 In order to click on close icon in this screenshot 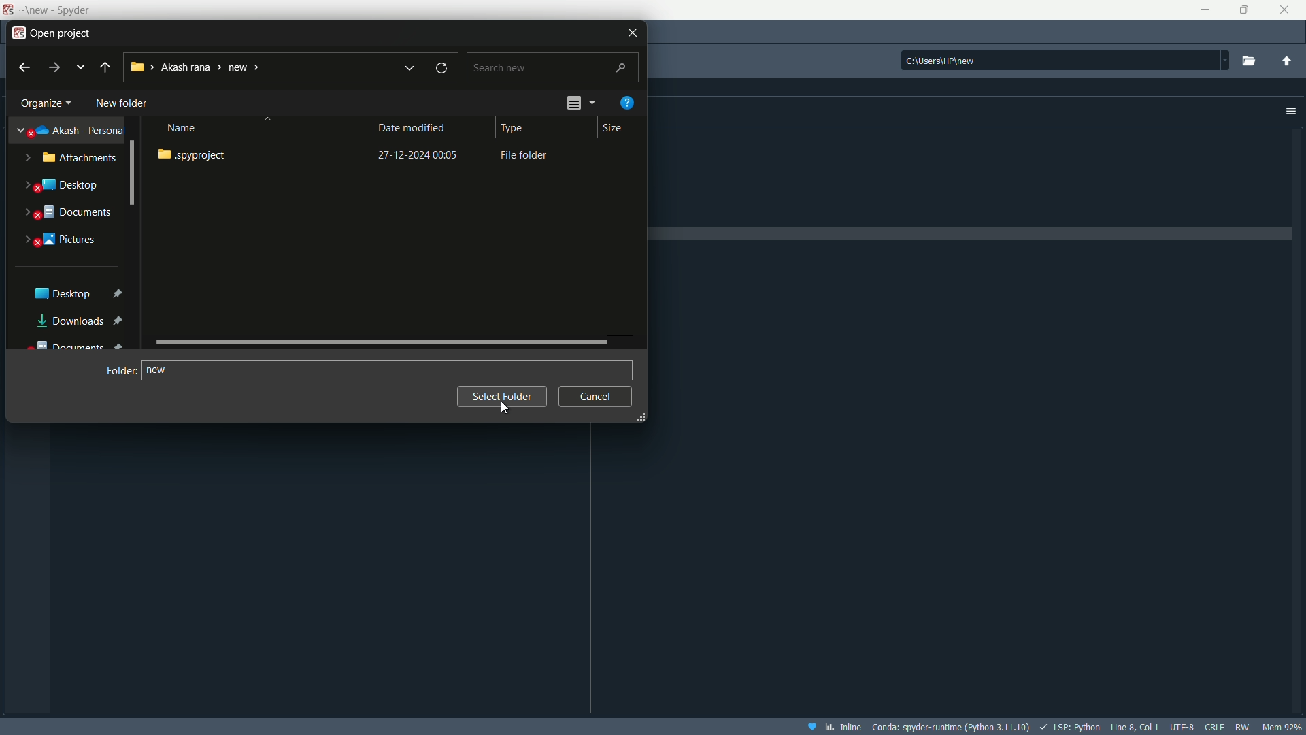, I will do `click(632, 31)`.